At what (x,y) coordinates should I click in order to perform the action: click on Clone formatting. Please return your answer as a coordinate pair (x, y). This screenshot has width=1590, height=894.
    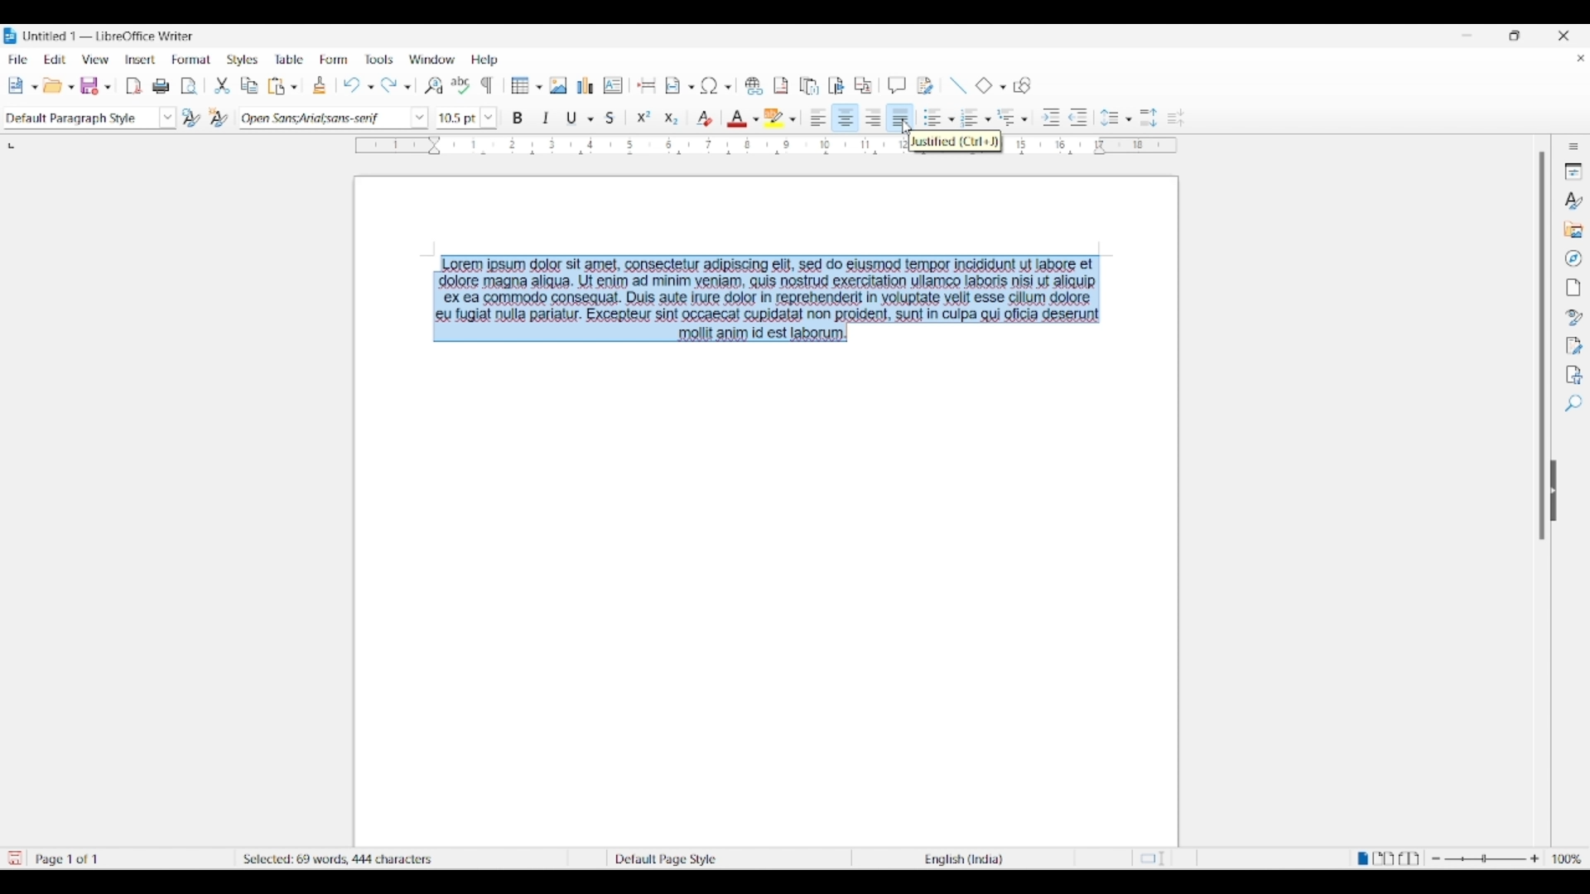
    Looking at the image, I should click on (319, 84).